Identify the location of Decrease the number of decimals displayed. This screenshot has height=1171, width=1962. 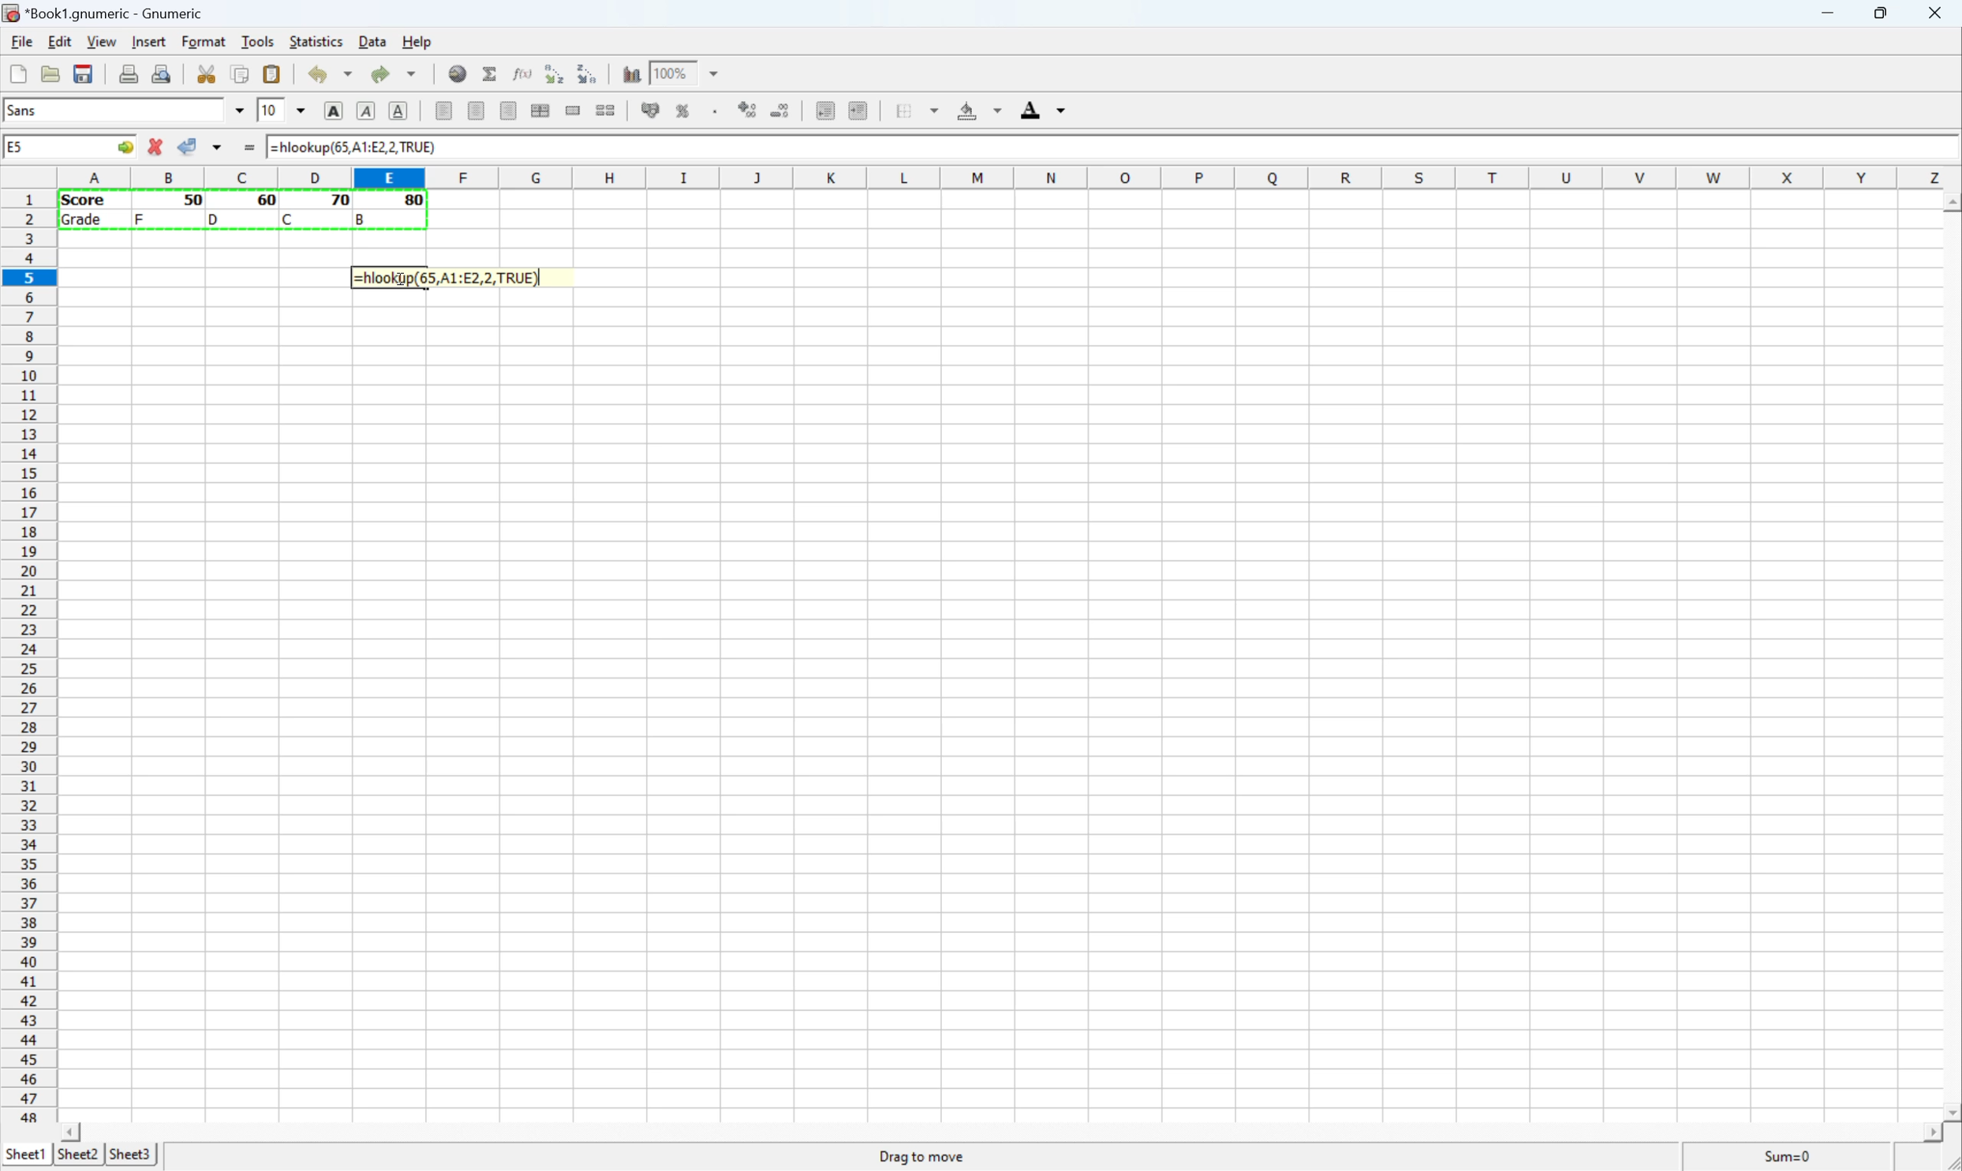
(780, 110).